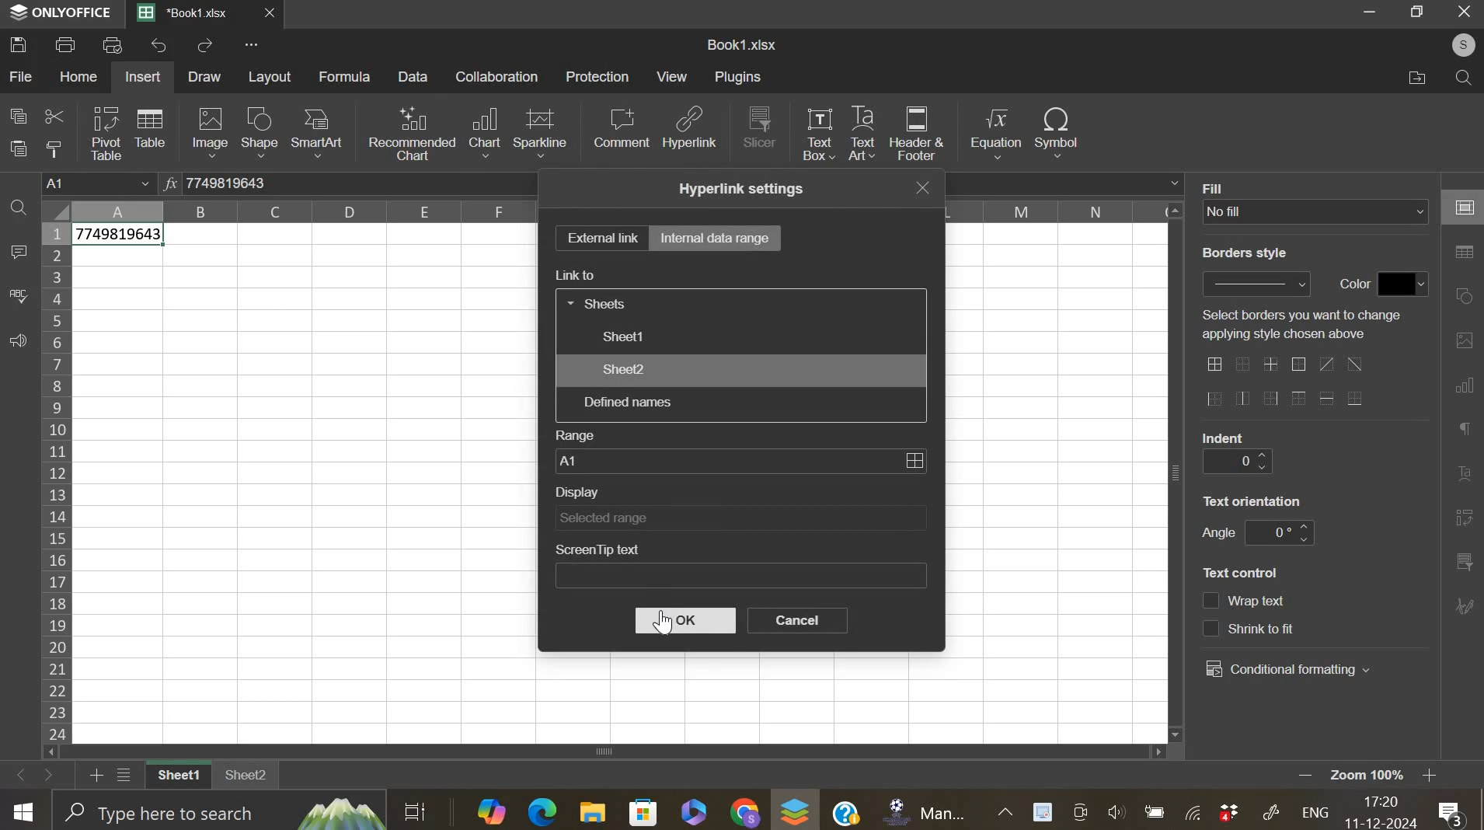 Image resolution: width=1484 pixels, height=830 pixels. What do you see at coordinates (413, 132) in the screenshot?
I see `recommend chart` at bounding box center [413, 132].